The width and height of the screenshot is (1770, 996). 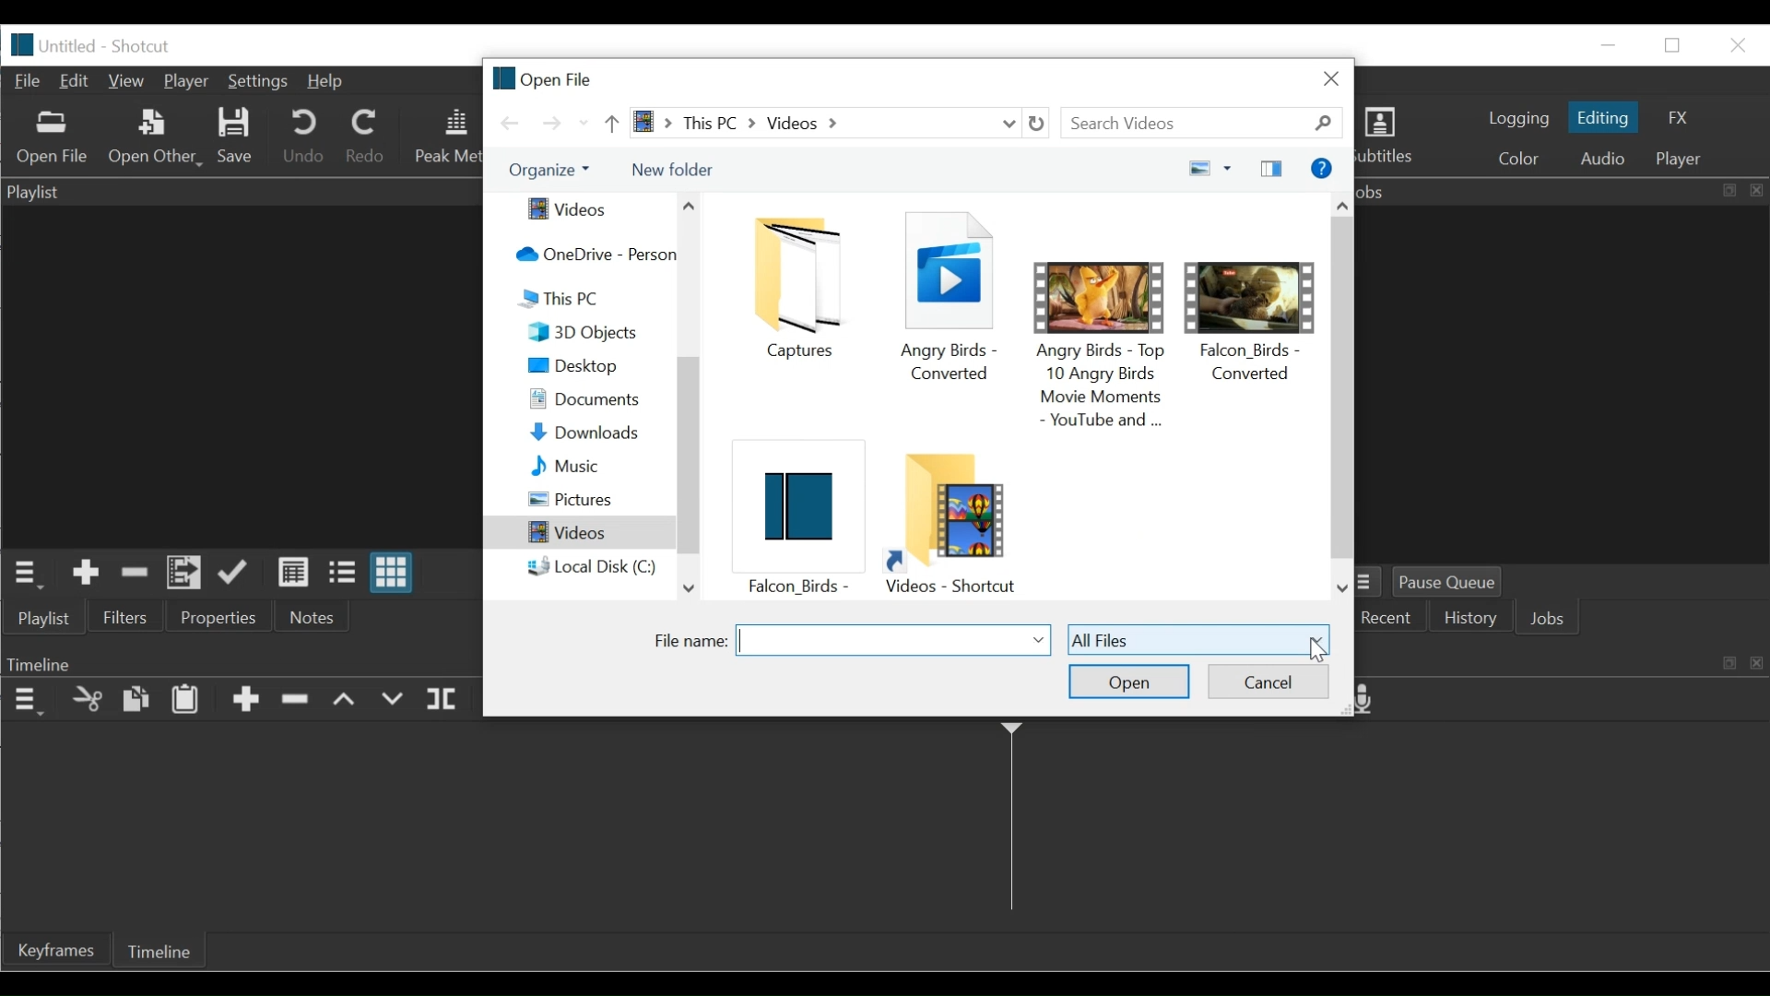 What do you see at coordinates (1207, 124) in the screenshot?
I see `Search videos` at bounding box center [1207, 124].